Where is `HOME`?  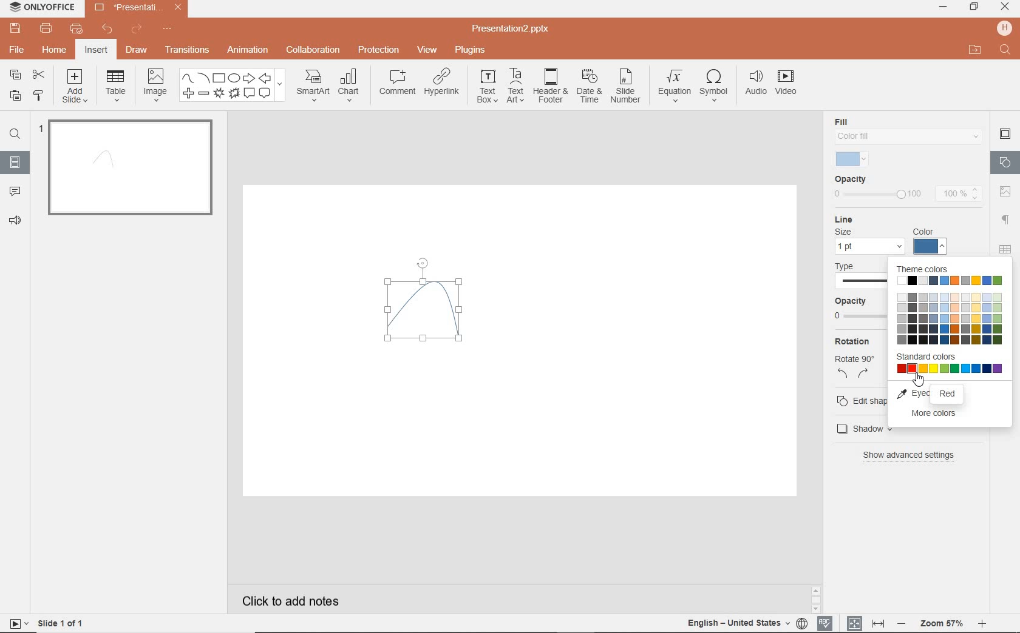 HOME is located at coordinates (53, 51).